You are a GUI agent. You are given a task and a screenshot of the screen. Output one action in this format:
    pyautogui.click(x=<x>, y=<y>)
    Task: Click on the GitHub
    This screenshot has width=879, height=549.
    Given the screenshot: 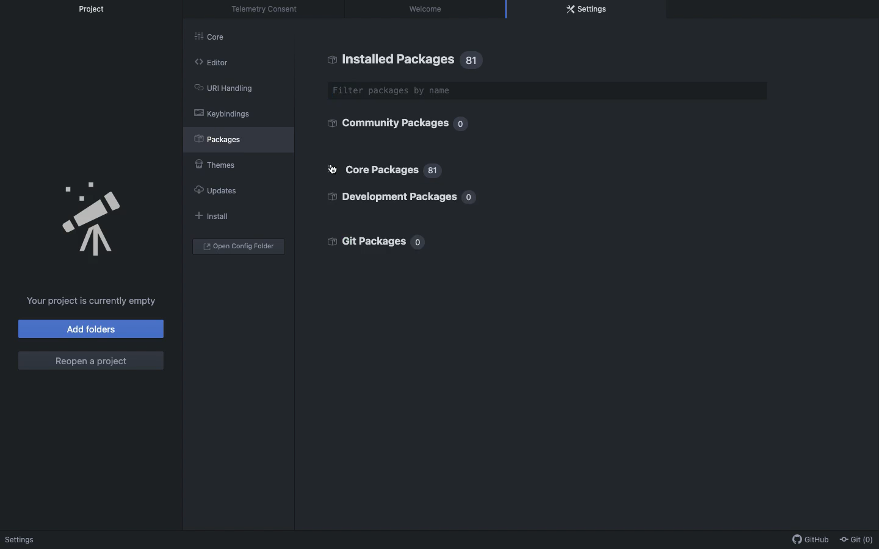 What is the action you would take?
    pyautogui.click(x=808, y=540)
    